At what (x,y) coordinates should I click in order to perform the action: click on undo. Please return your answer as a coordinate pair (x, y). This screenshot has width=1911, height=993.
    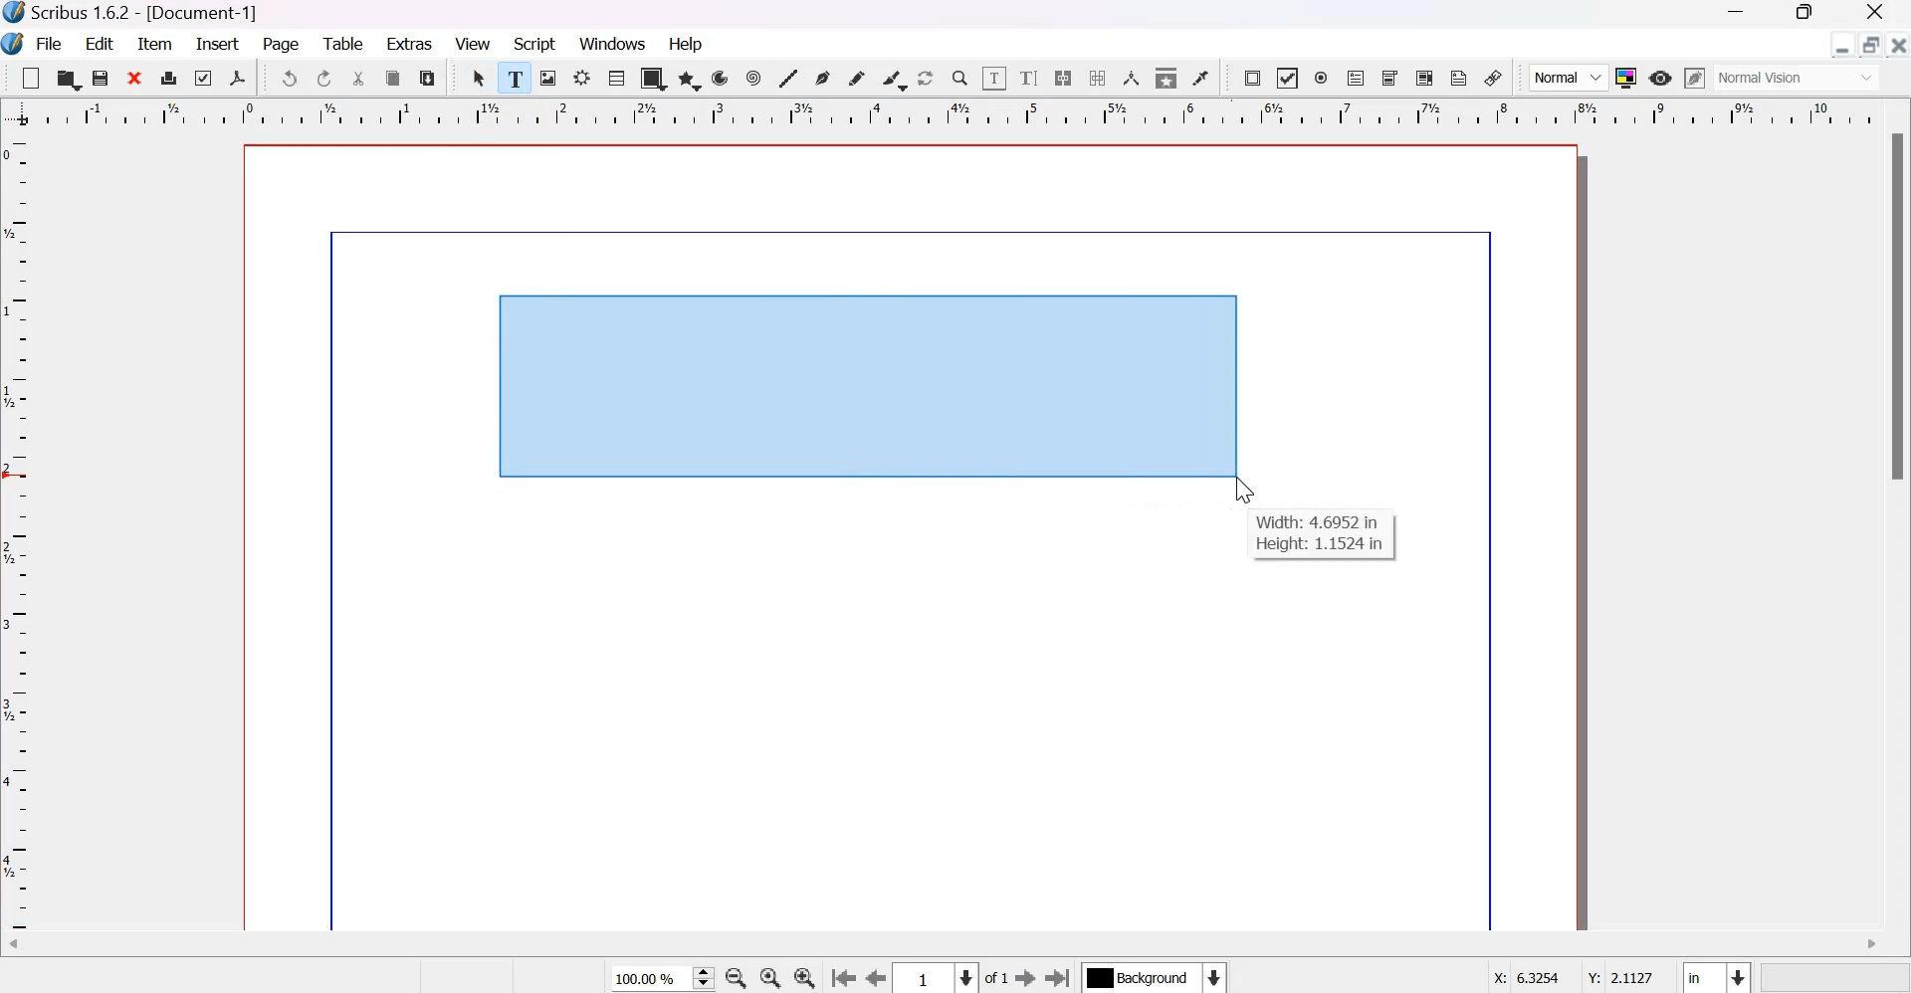
    Looking at the image, I should click on (289, 78).